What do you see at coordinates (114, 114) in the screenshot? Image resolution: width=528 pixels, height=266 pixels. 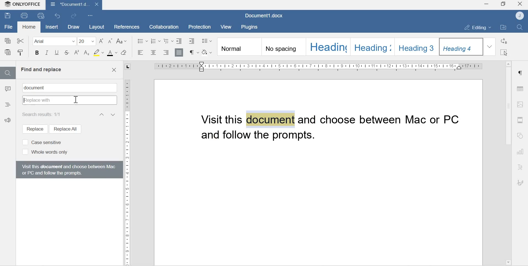 I see `Next result` at bounding box center [114, 114].